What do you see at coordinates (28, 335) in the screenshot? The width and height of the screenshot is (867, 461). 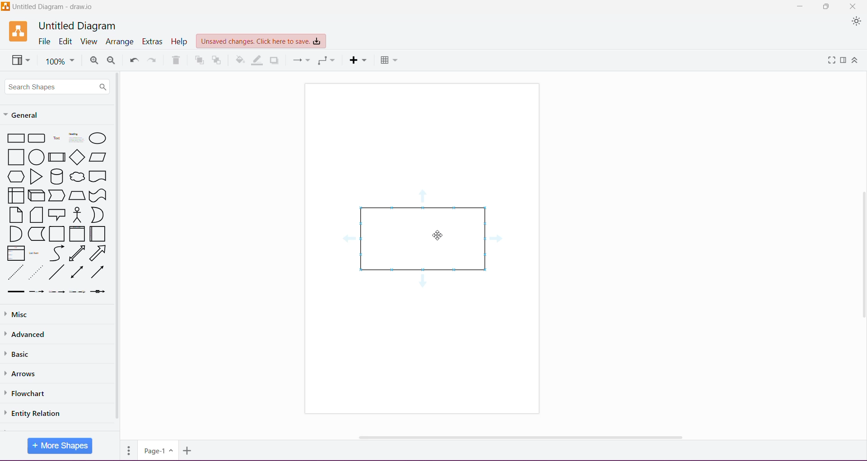 I see `Advanced` at bounding box center [28, 335].